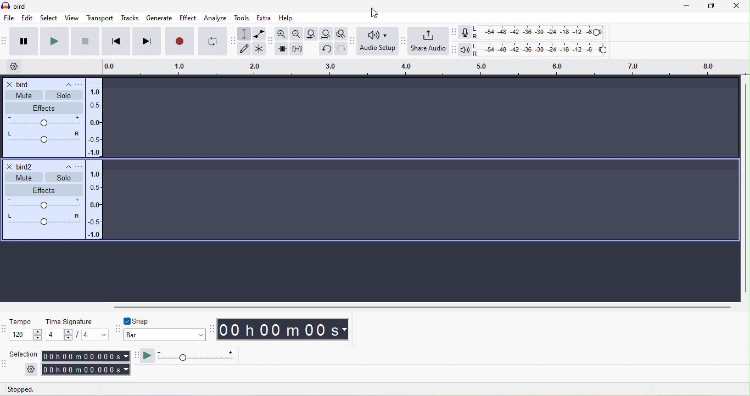  I want to click on stop, so click(85, 41).